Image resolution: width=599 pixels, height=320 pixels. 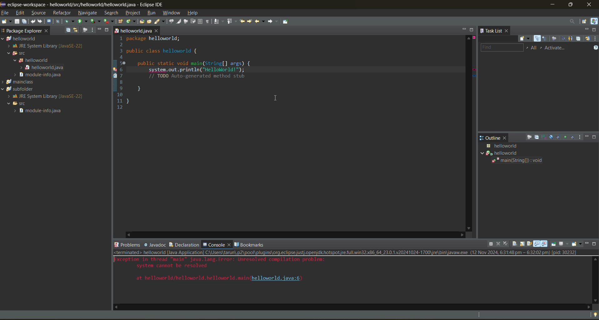 I want to click on clear console, so click(x=515, y=244).